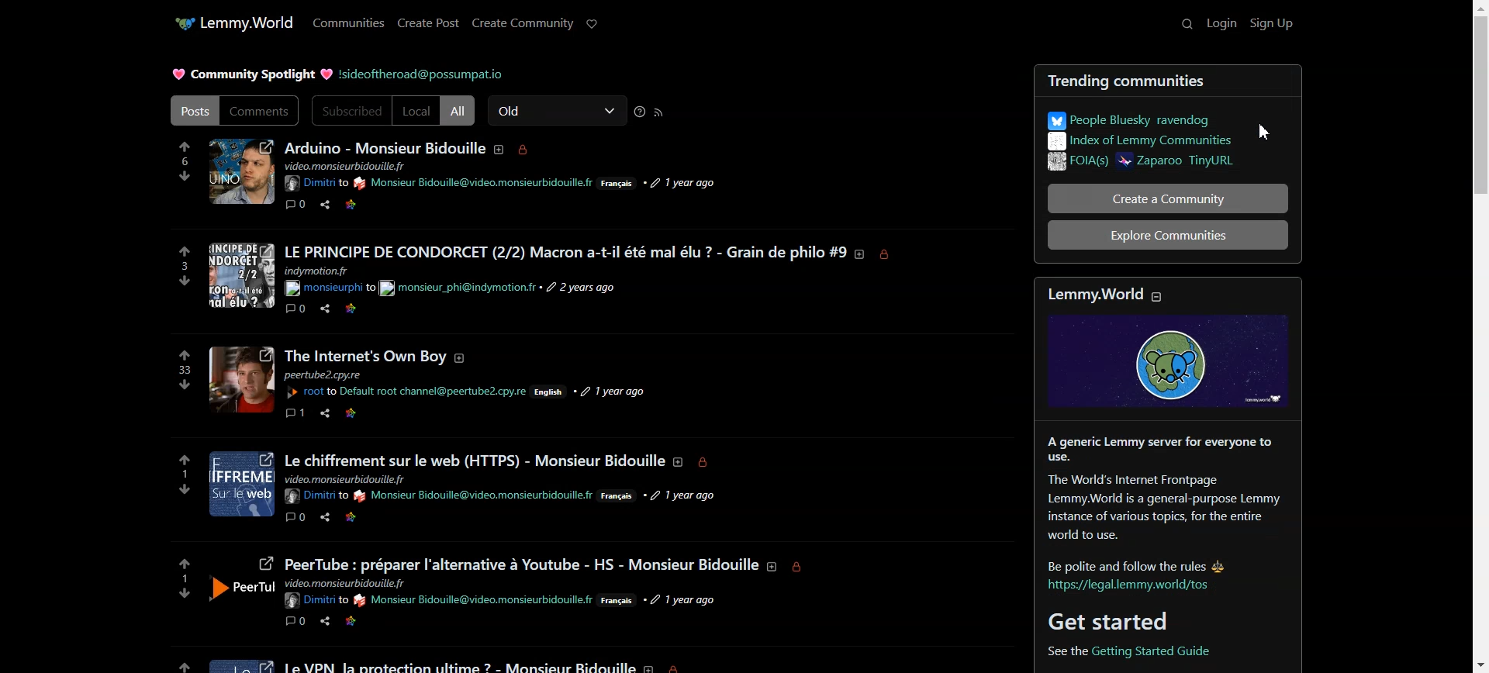  Describe the element at coordinates (1173, 80) in the screenshot. I see `Trending communities` at that location.